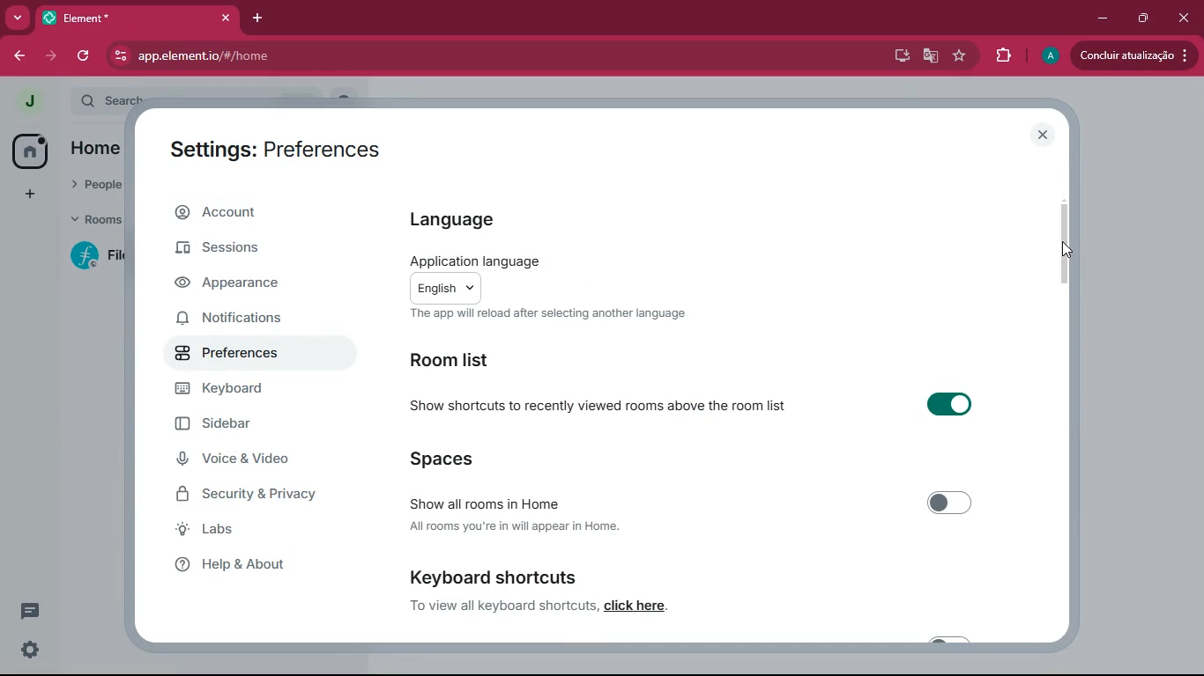 The width and height of the screenshot is (1204, 676). I want to click on add tab, so click(259, 18).